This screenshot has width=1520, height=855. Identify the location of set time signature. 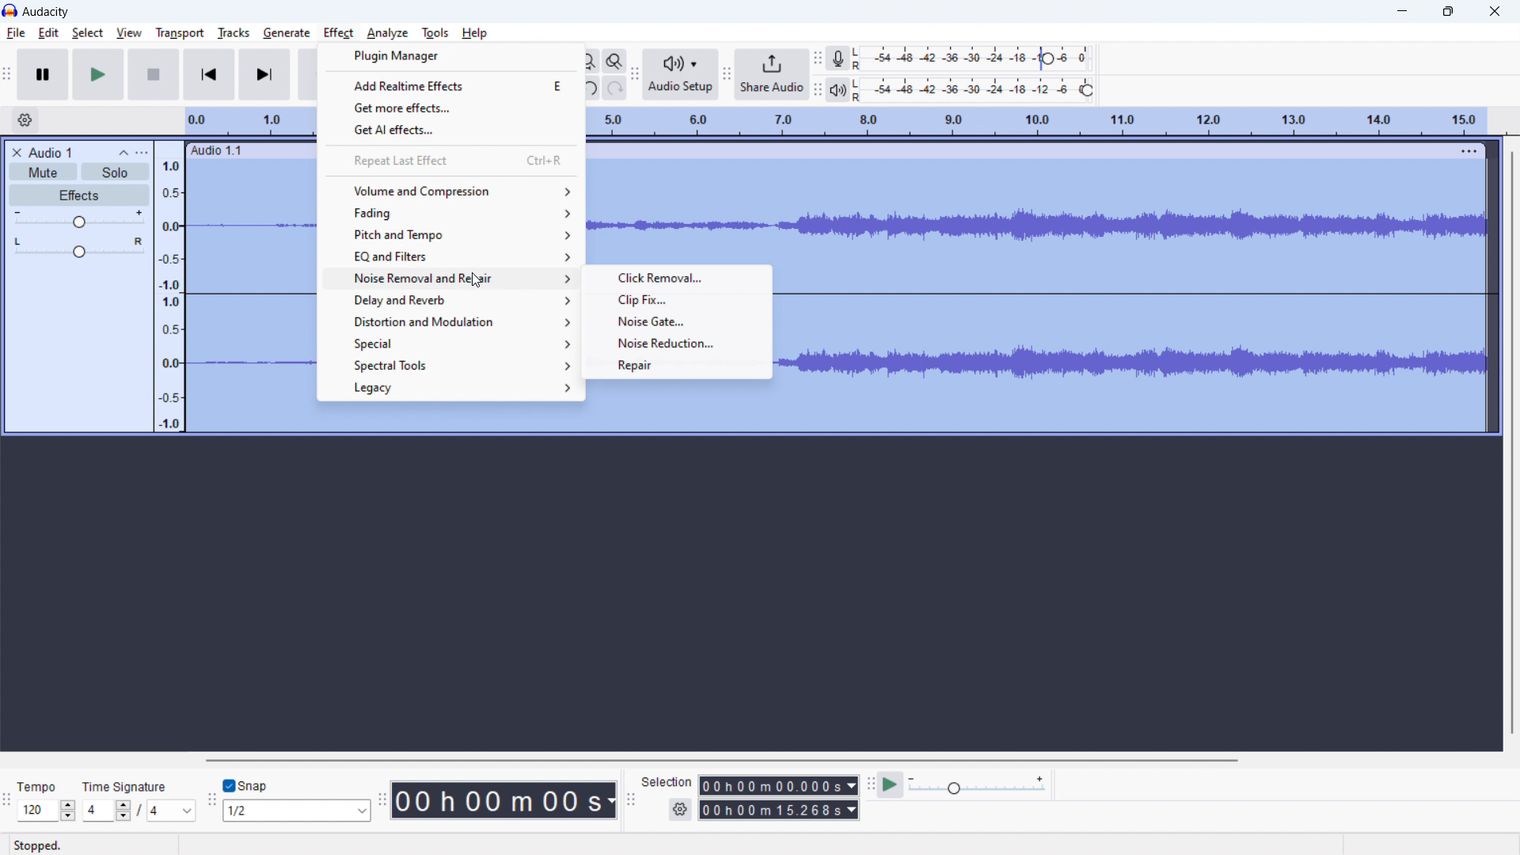
(139, 800).